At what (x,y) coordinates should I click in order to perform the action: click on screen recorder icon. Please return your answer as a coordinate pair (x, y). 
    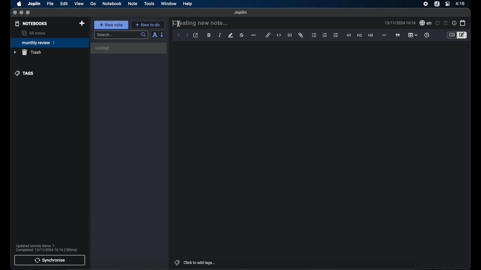
    Looking at the image, I should click on (426, 4).